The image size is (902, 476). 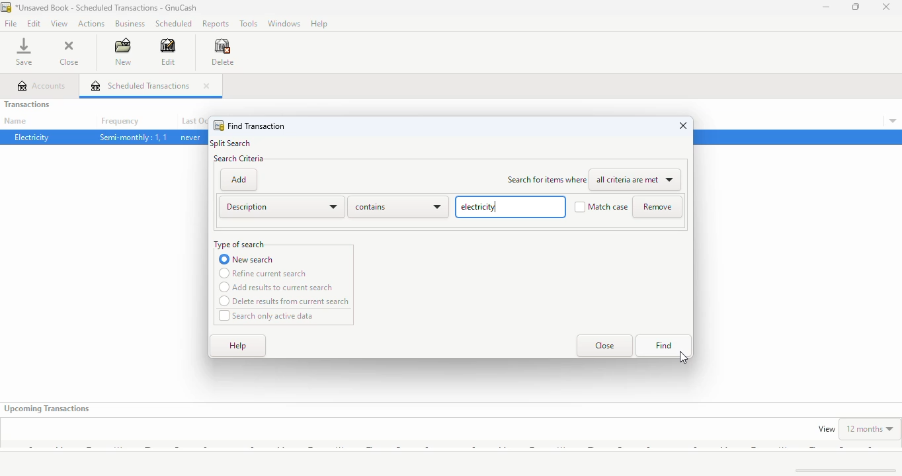 I want to click on close, so click(x=604, y=345).